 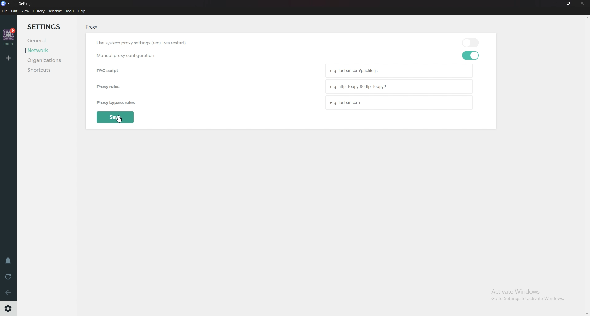 I want to click on Home, so click(x=9, y=37).